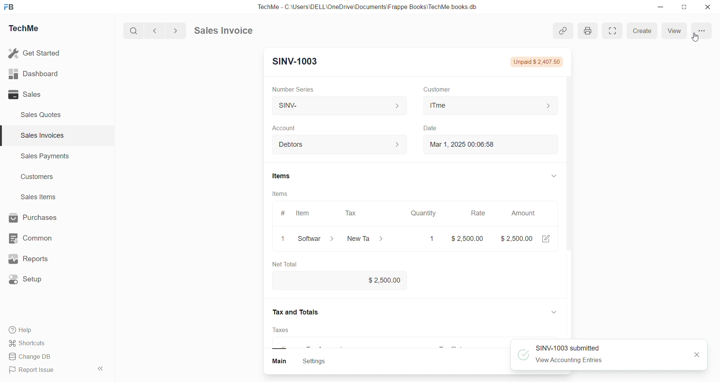 The image size is (720, 382). What do you see at coordinates (466, 238) in the screenshot?
I see `1 $ 2,500.00` at bounding box center [466, 238].